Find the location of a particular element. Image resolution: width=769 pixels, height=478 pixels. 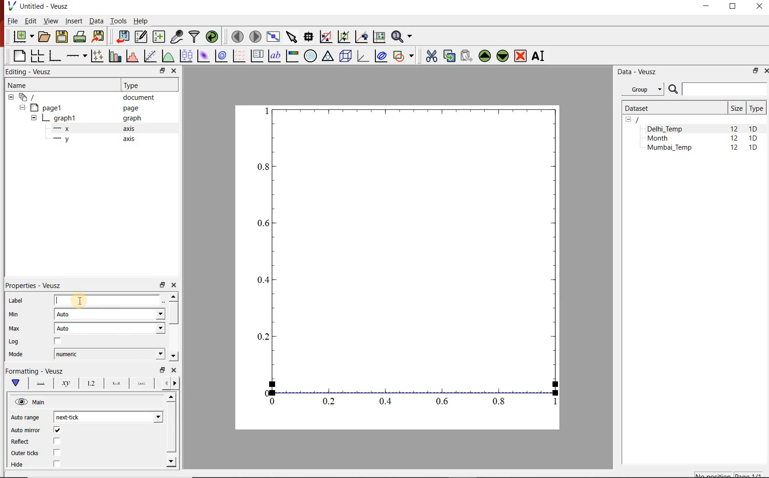

View is located at coordinates (50, 21).